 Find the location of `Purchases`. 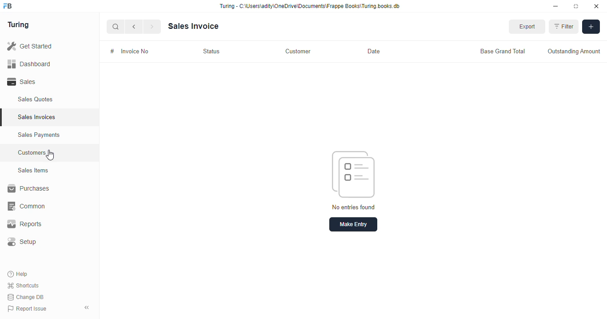

Purchases is located at coordinates (44, 190).